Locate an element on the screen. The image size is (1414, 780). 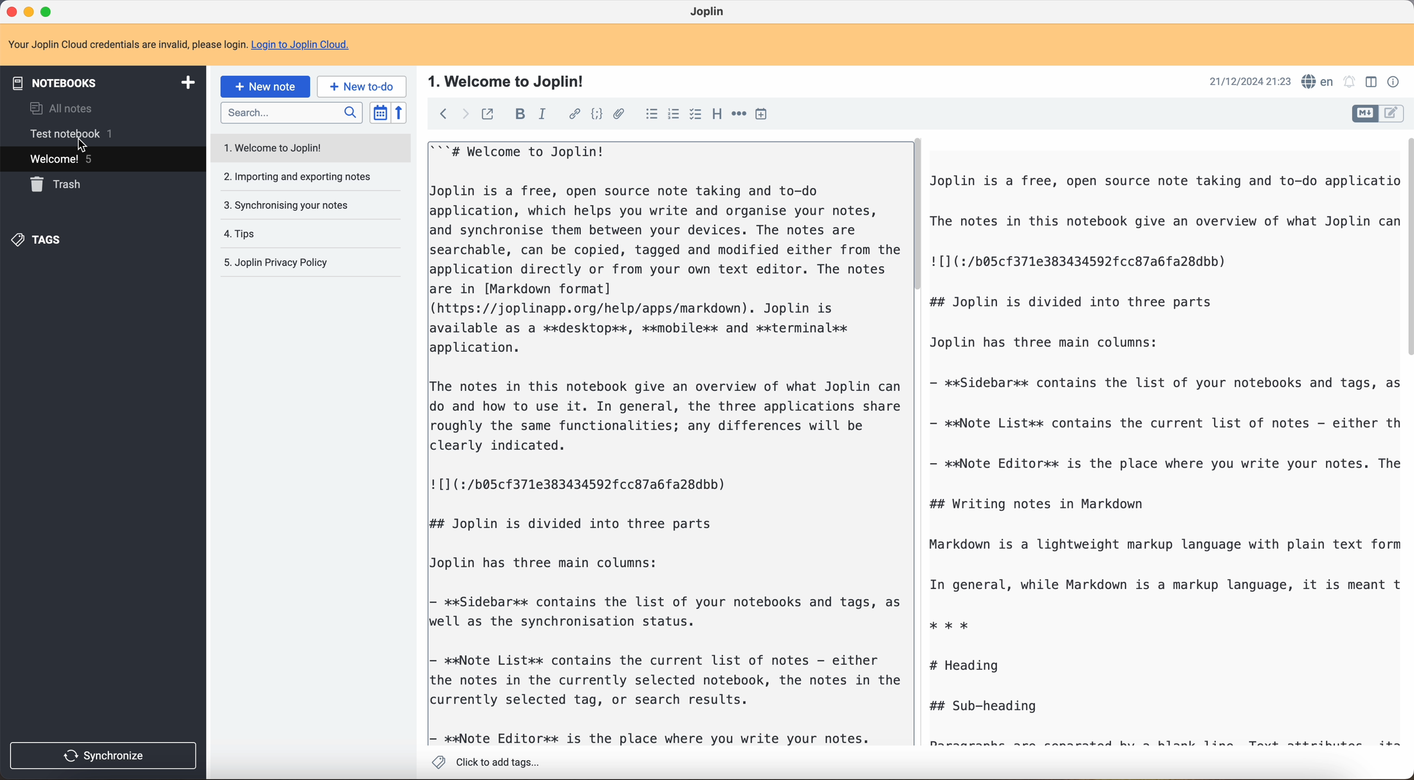
Login to Joplin Cloud is located at coordinates (300, 46).